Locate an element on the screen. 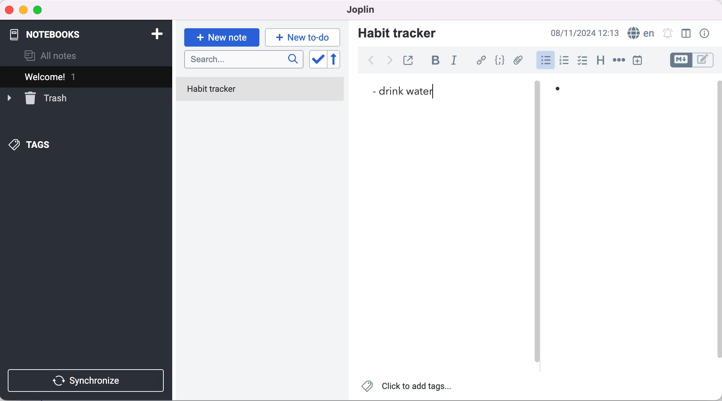  note properties is located at coordinates (705, 34).